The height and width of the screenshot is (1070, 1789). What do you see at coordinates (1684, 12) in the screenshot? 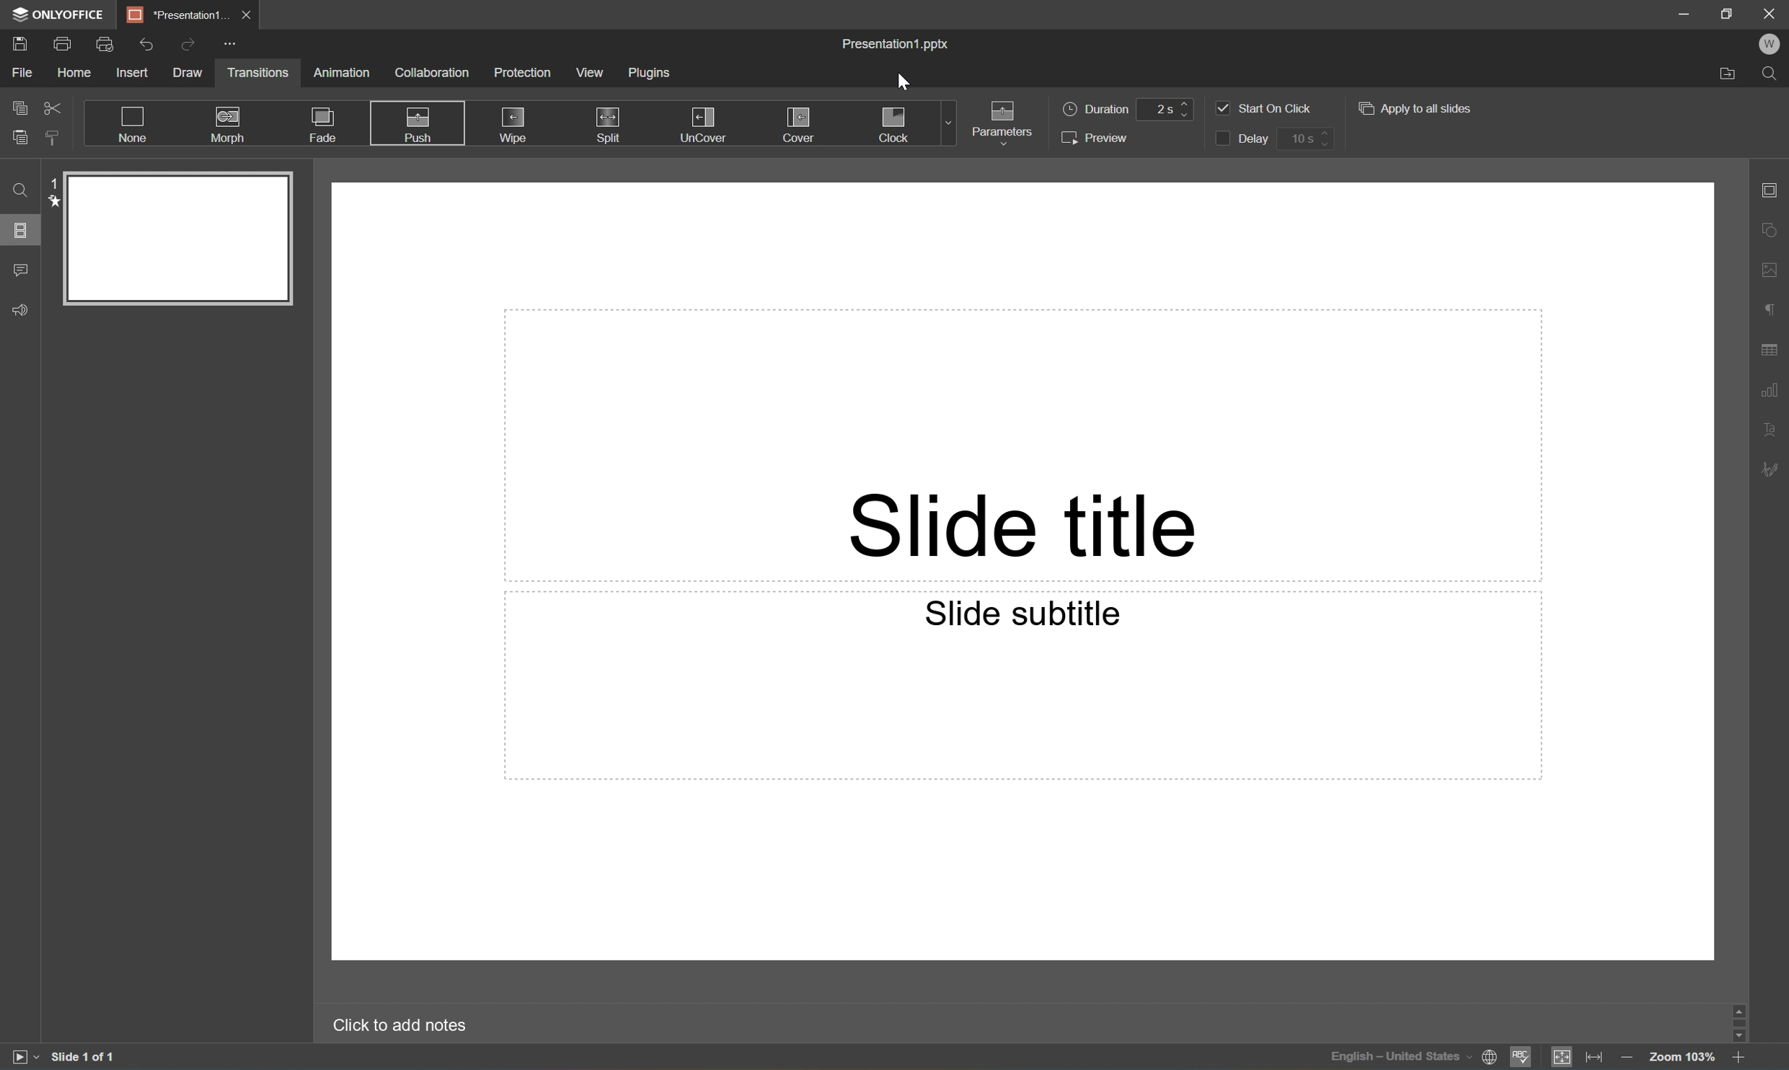
I see `Minimize` at bounding box center [1684, 12].